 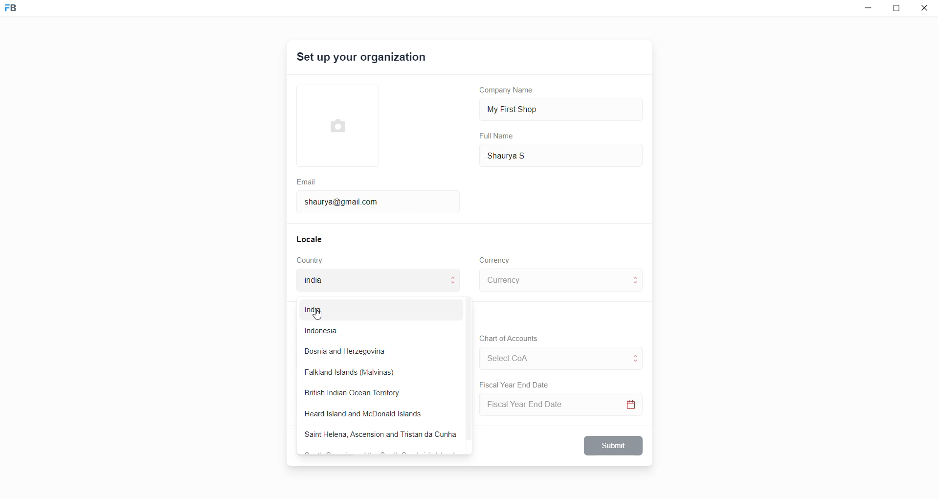 What do you see at coordinates (638, 276) in the screenshot?
I see `move to above curreny` at bounding box center [638, 276].